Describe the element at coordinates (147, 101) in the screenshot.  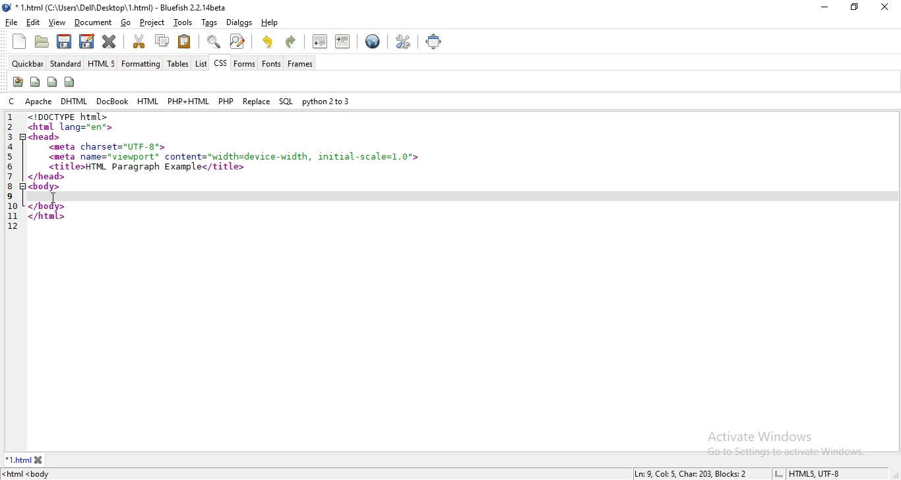
I see `html` at that location.